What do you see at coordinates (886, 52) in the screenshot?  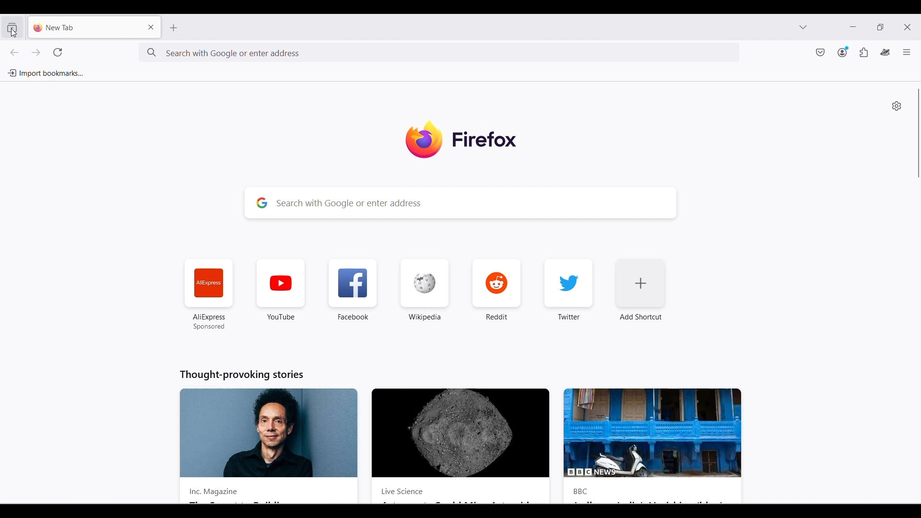 I see `Privacy badger` at bounding box center [886, 52].